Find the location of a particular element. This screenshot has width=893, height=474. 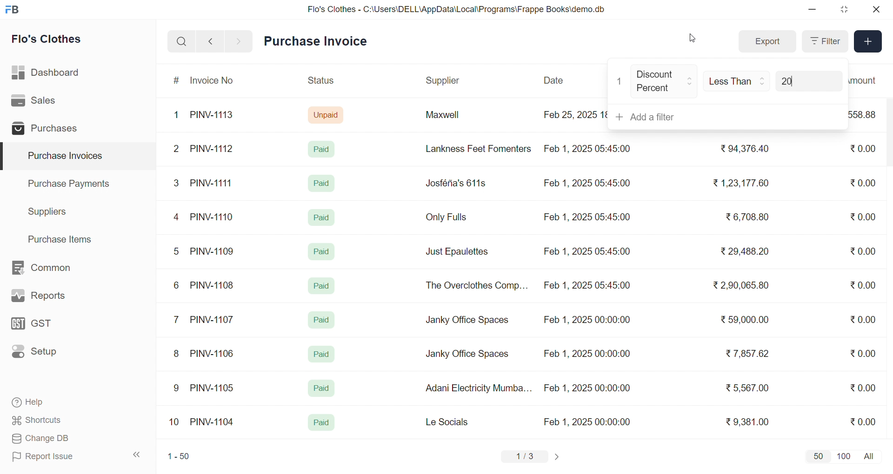

1-50 is located at coordinates (179, 457).